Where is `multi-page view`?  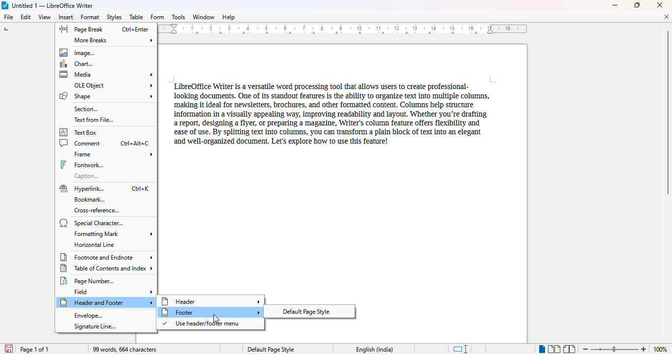 multi-page view is located at coordinates (554, 349).